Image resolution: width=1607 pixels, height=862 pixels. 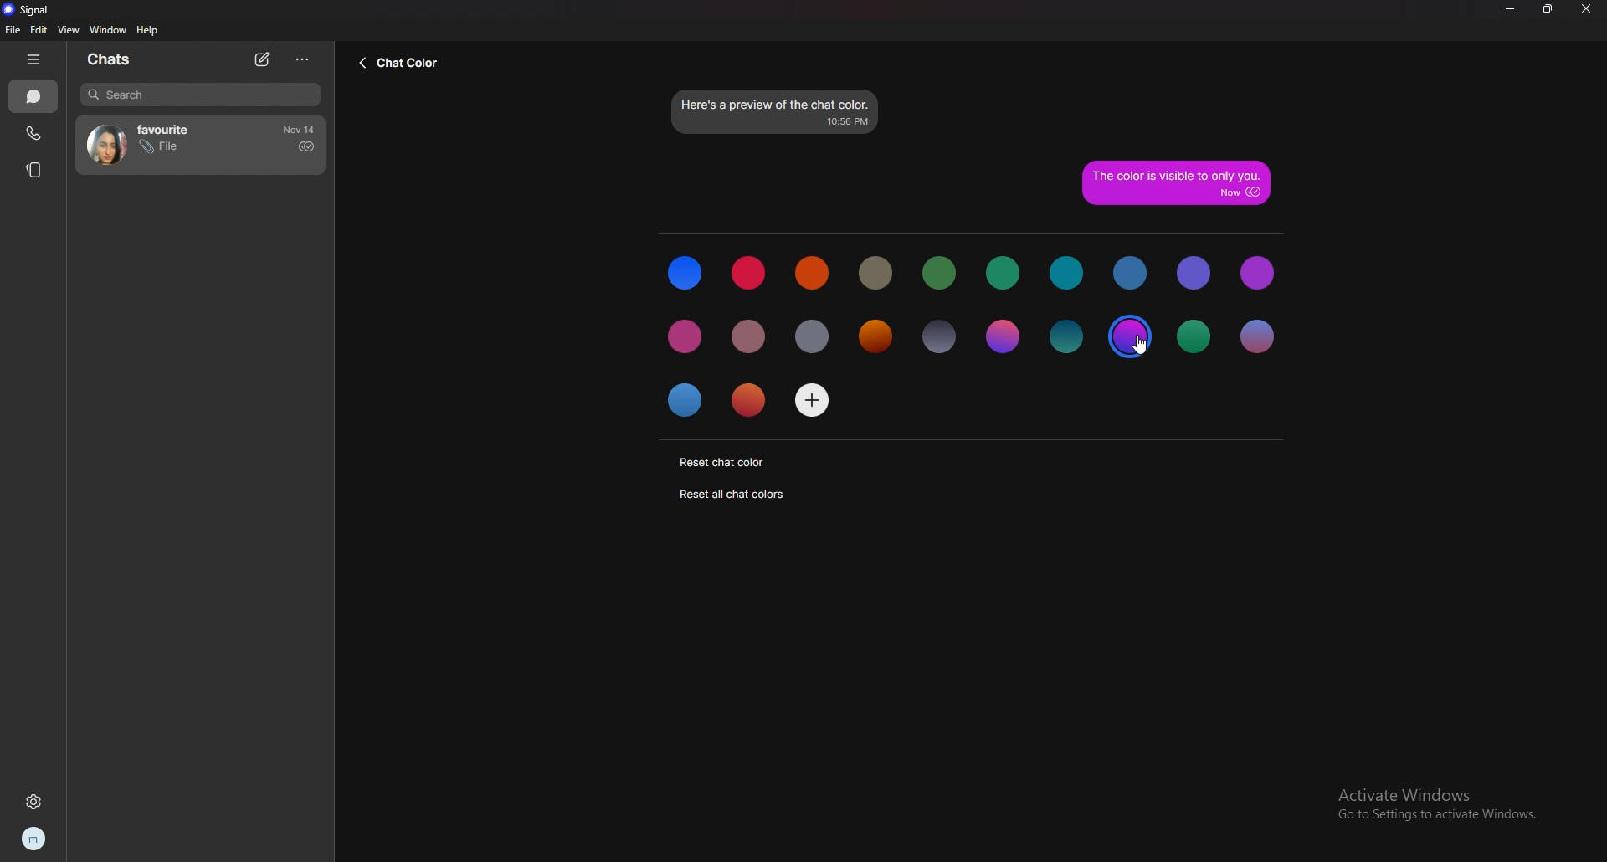 I want to click on view, so click(x=68, y=30).